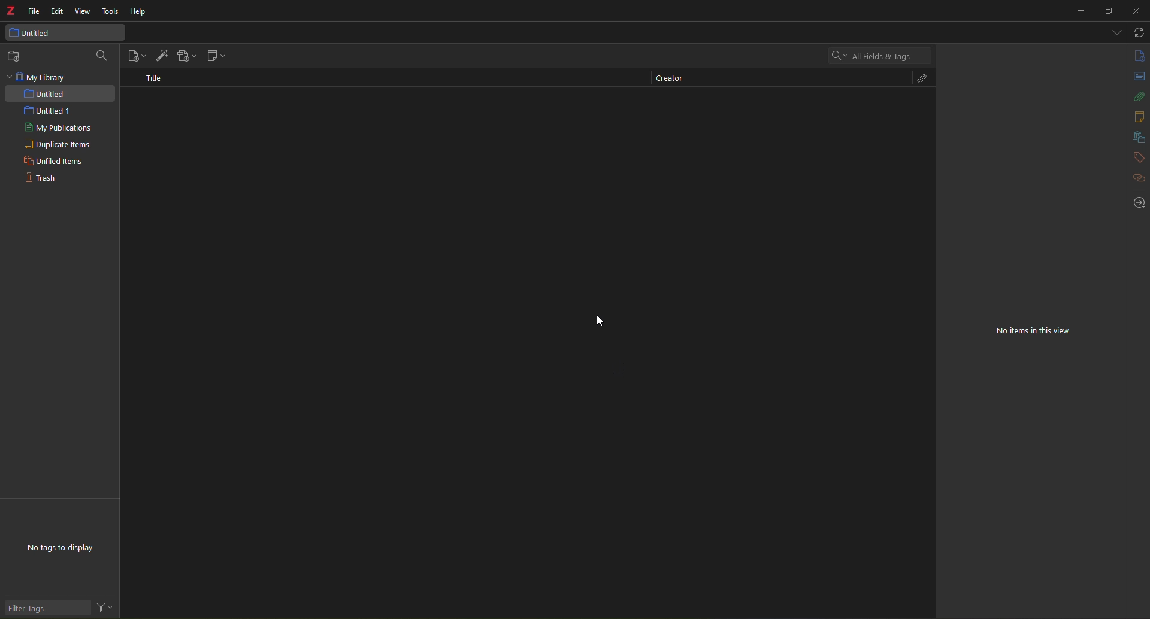 The width and height of the screenshot is (1150, 619). Describe the element at coordinates (1140, 76) in the screenshot. I see `abstract` at that location.